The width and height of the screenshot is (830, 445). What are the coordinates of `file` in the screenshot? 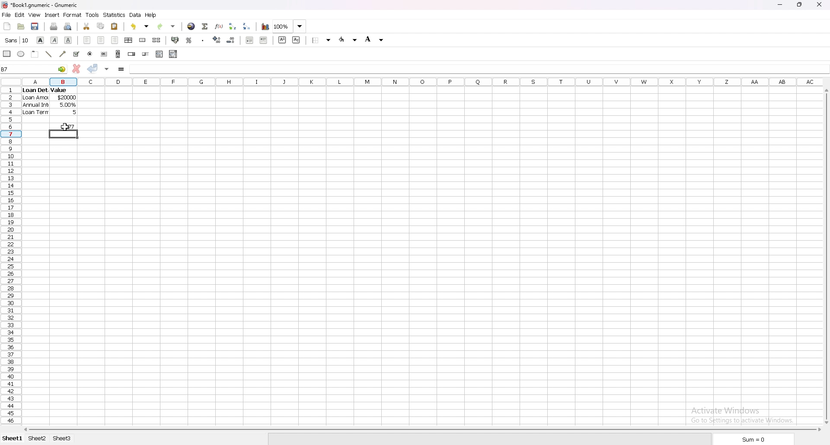 It's located at (6, 15).